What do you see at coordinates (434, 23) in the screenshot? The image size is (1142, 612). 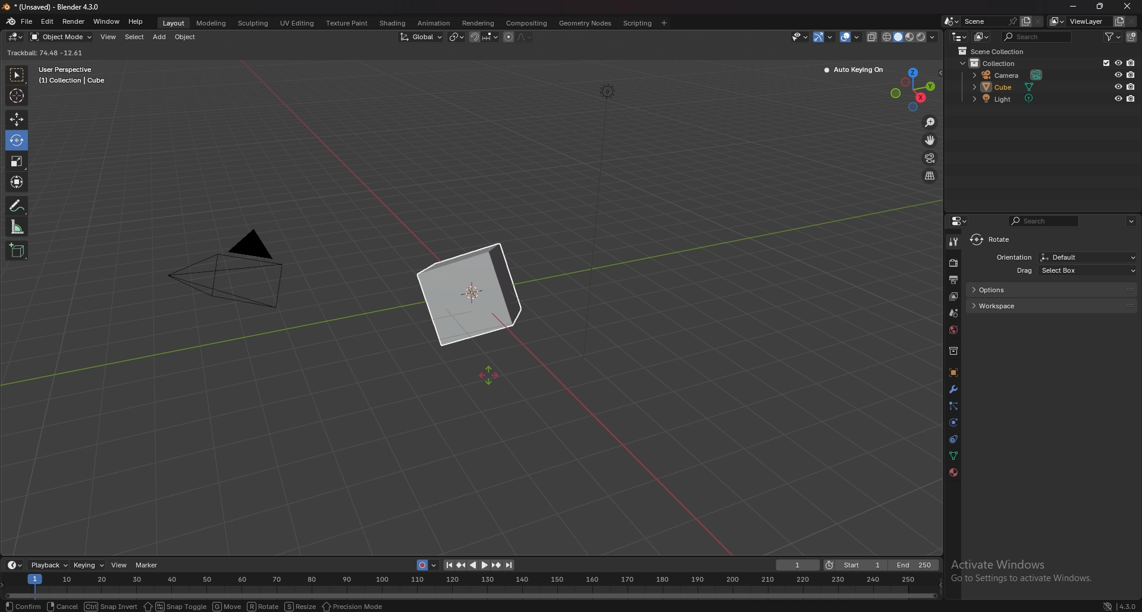 I see `animation` at bounding box center [434, 23].